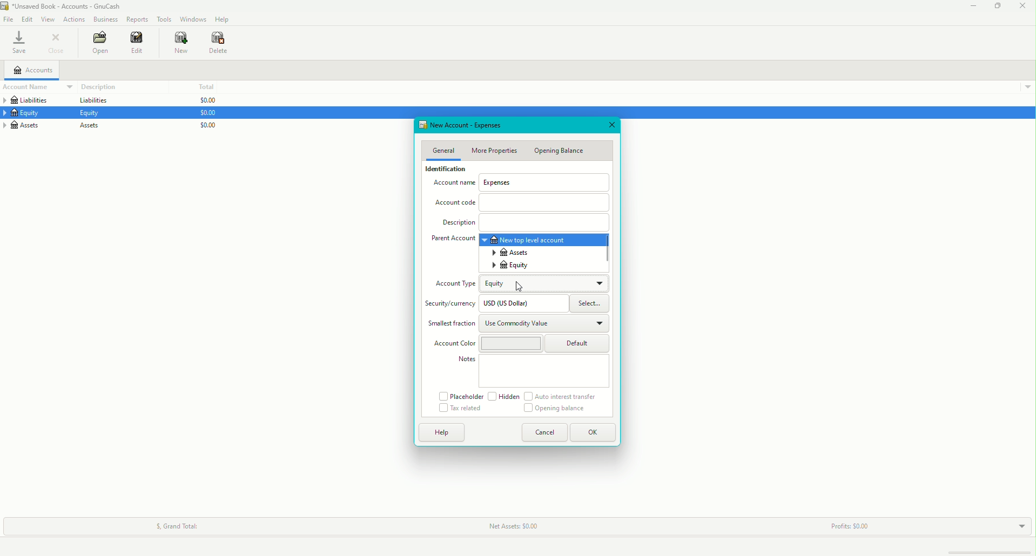  Describe the element at coordinates (547, 434) in the screenshot. I see `Cancel` at that location.